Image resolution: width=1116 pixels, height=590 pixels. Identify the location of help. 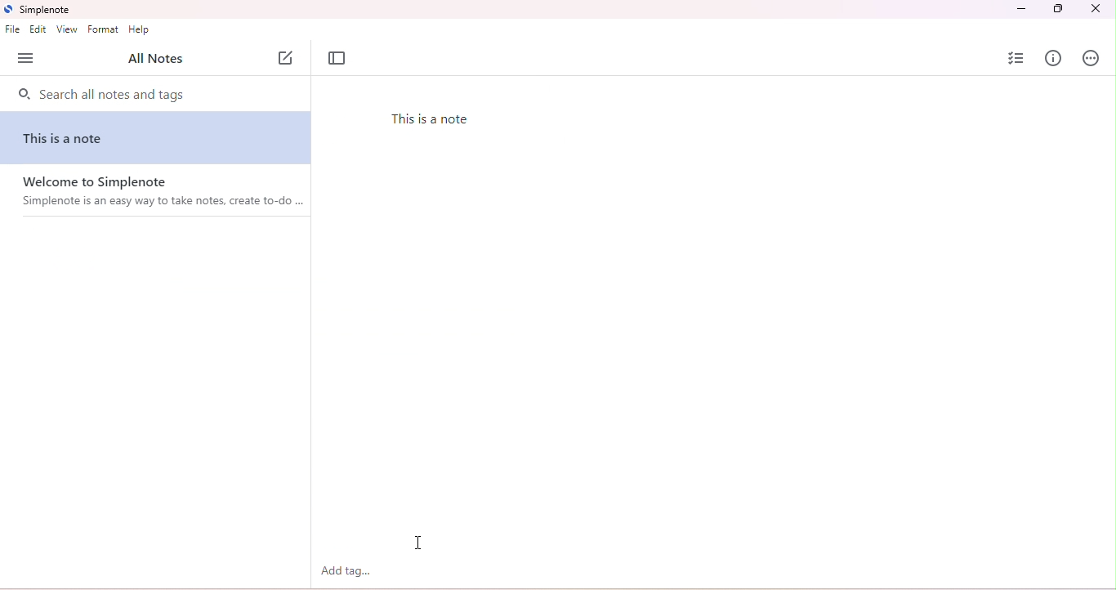
(141, 30).